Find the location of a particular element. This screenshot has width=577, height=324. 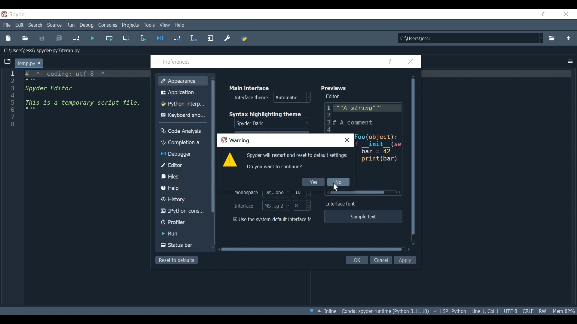

Horizontal scroll bar is located at coordinates (311, 249).